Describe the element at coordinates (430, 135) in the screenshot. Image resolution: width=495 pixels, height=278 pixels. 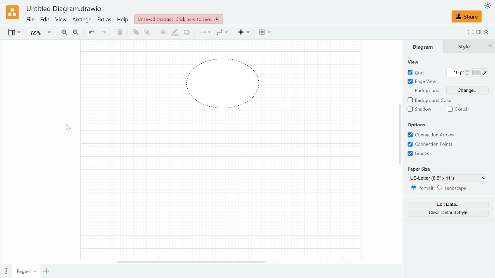
I see `Connection arrows` at that location.